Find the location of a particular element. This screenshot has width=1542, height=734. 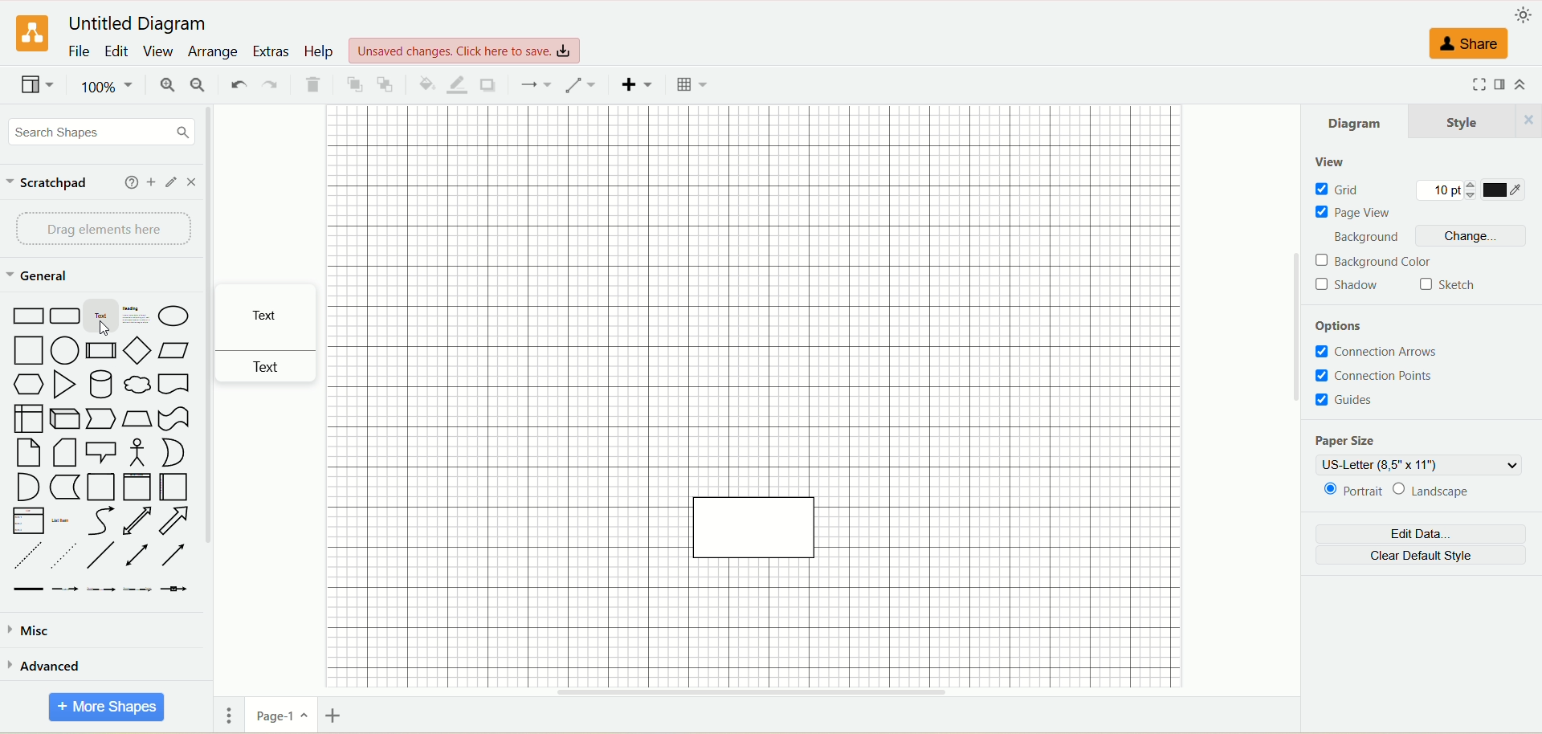

bidirectional connector is located at coordinates (140, 555).